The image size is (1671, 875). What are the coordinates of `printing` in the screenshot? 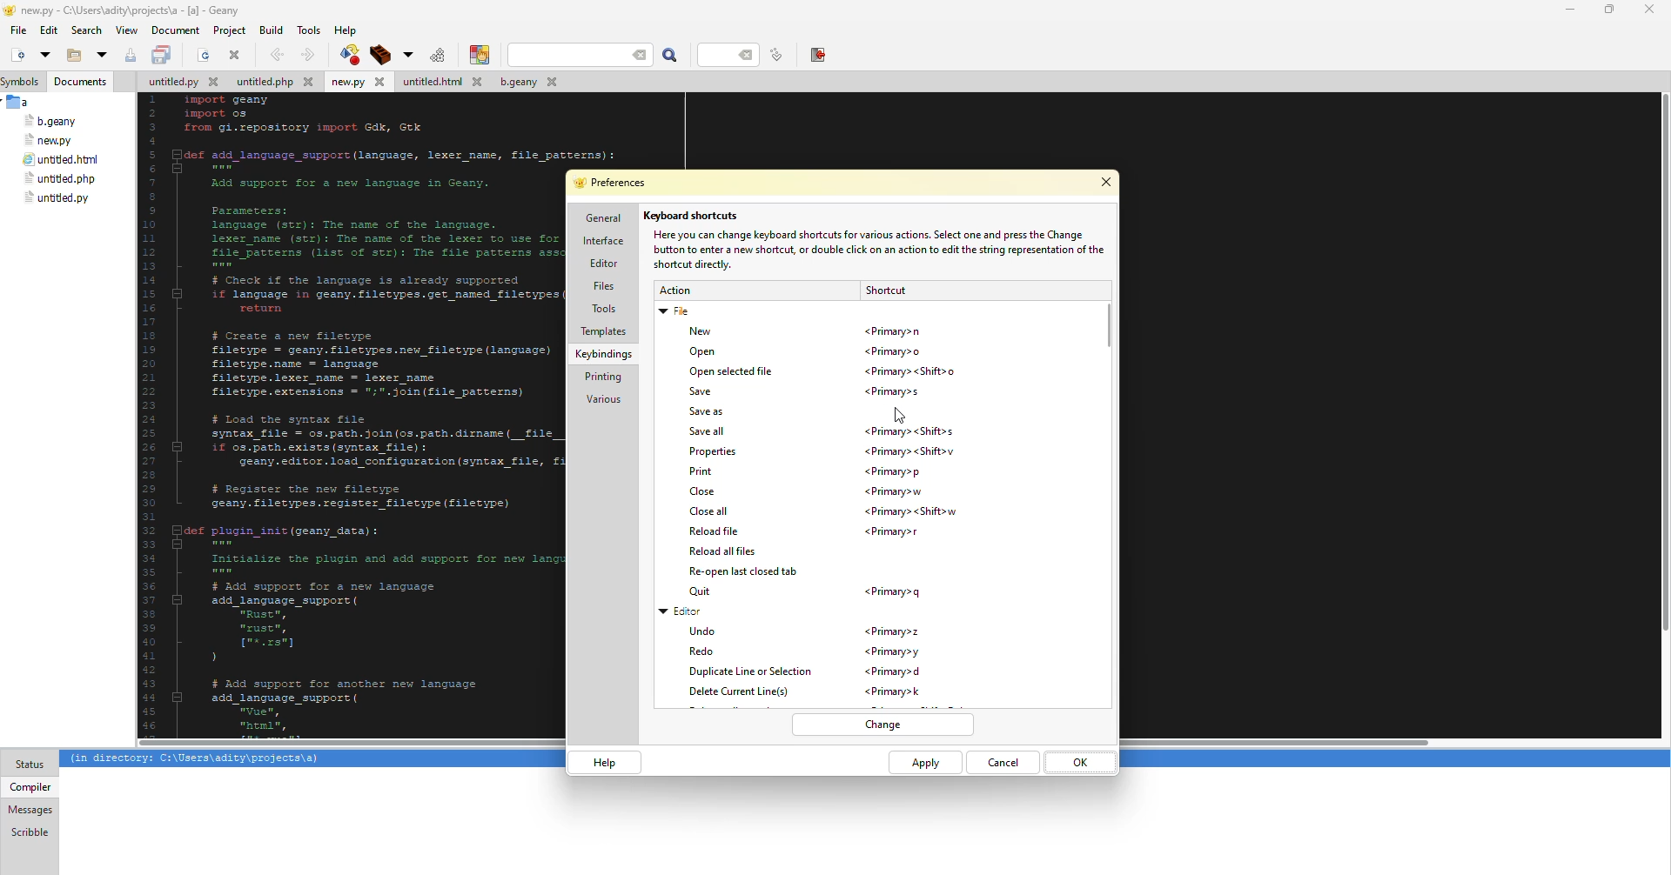 It's located at (600, 378).